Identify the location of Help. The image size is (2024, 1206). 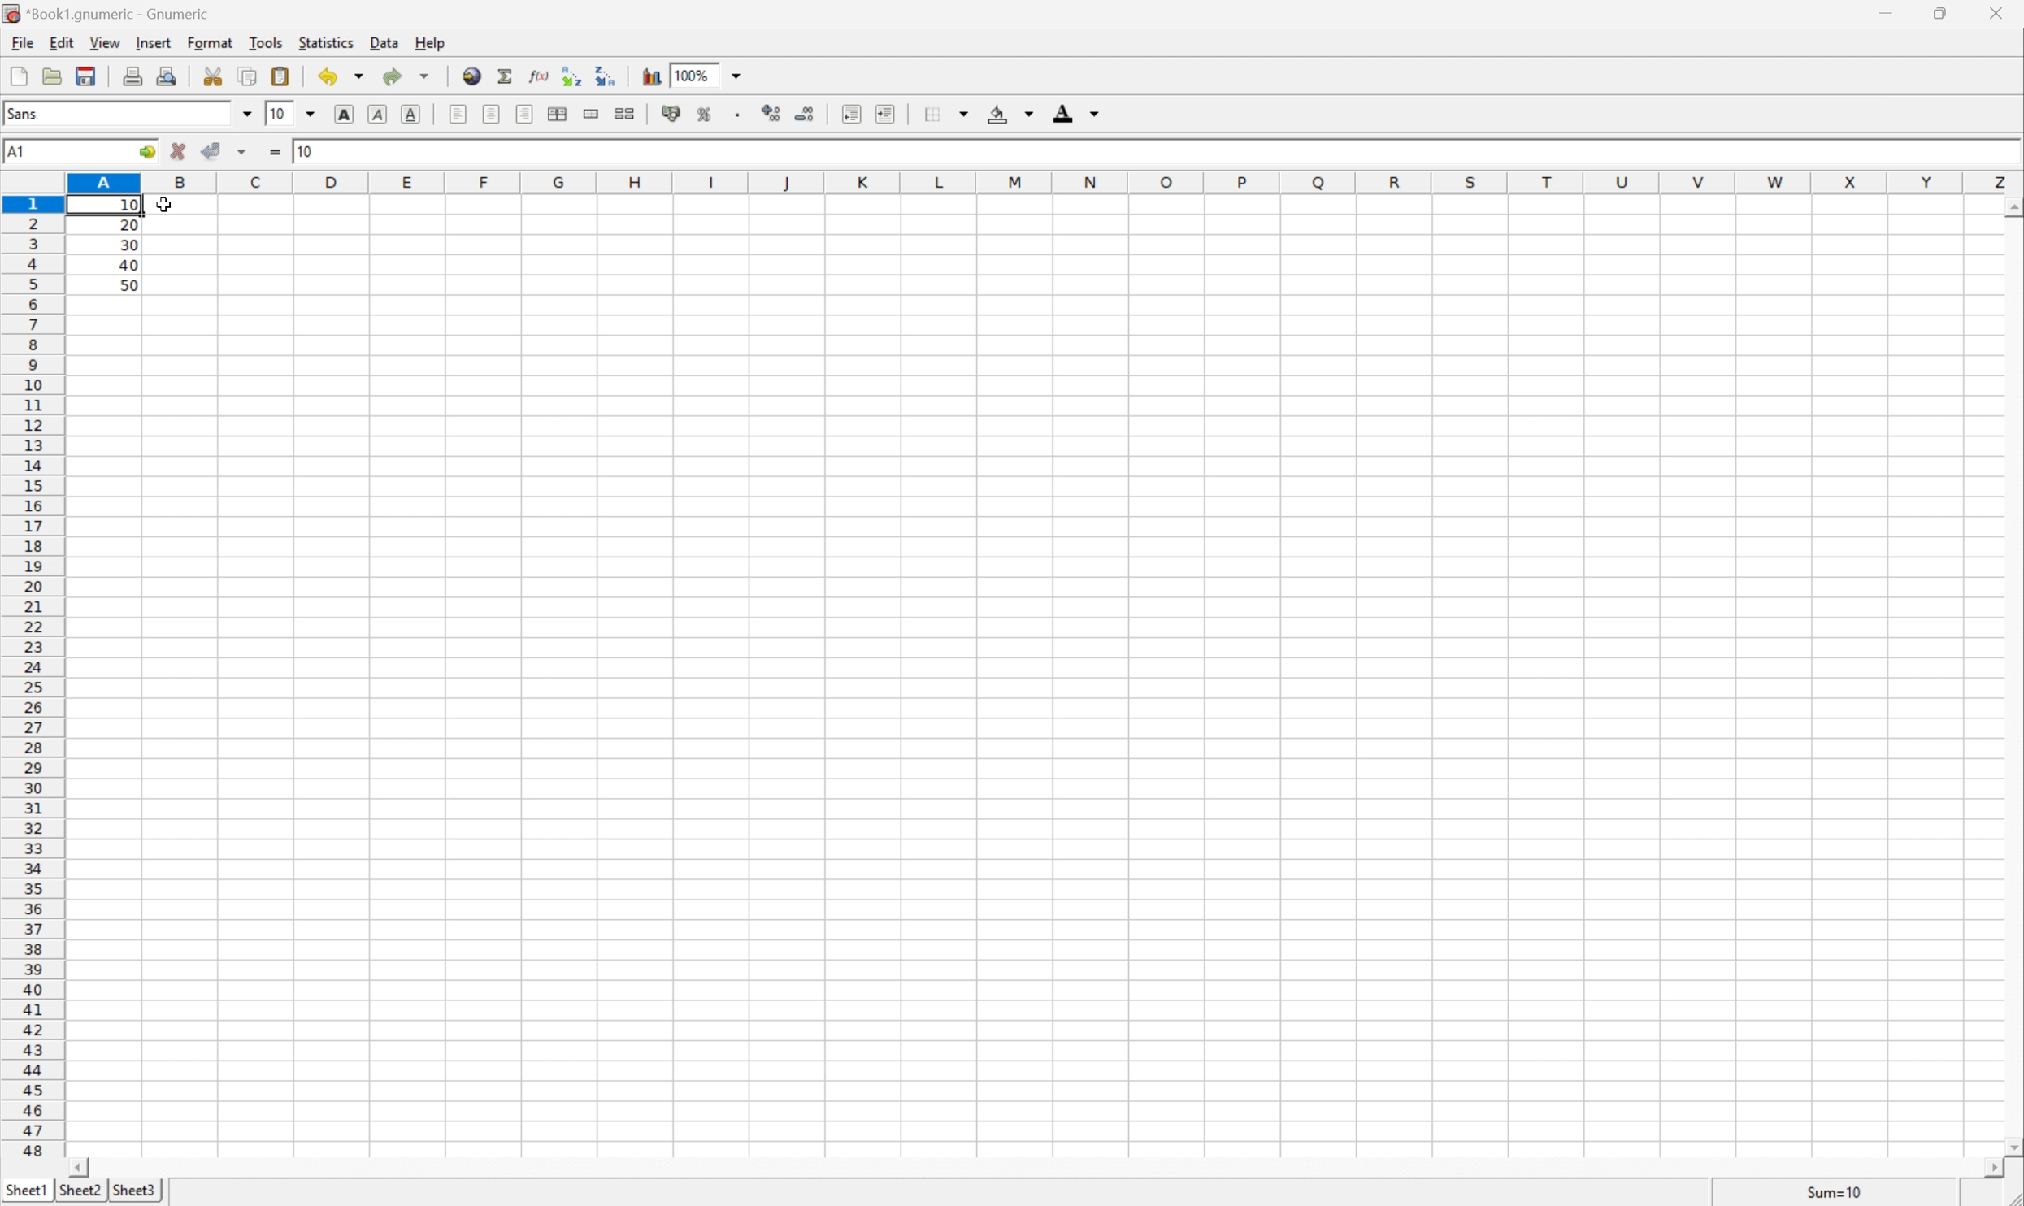
(428, 42).